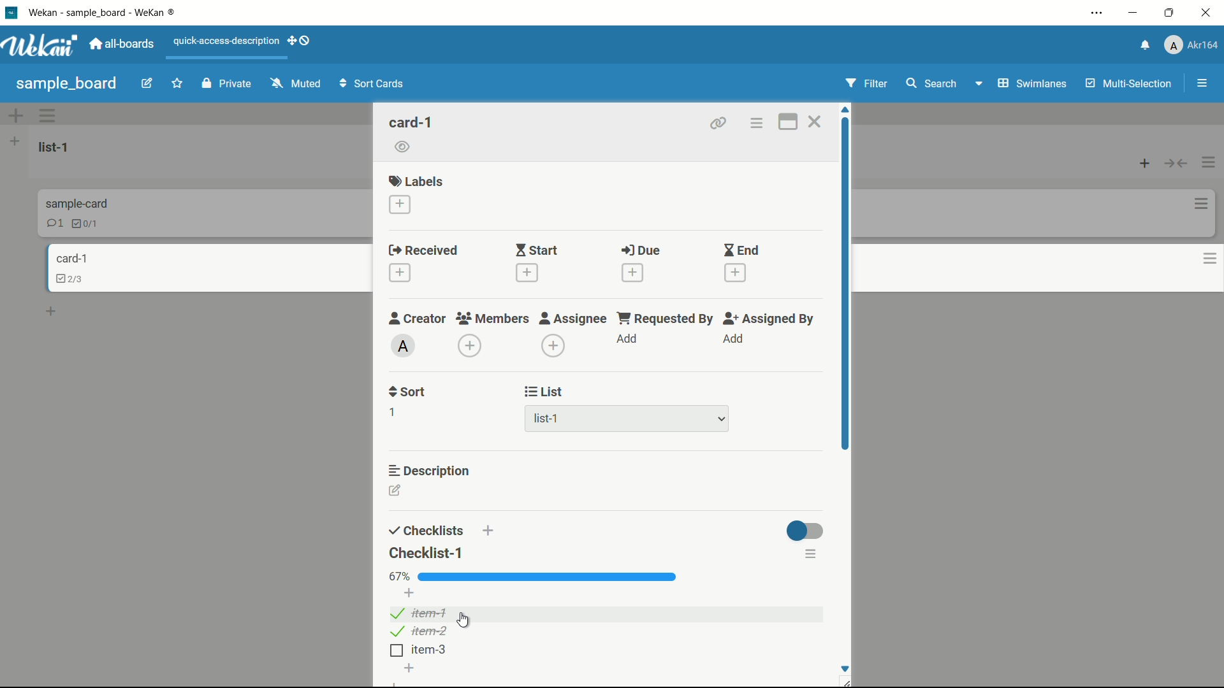  What do you see at coordinates (419, 613) in the screenshot?
I see `item-1` at bounding box center [419, 613].